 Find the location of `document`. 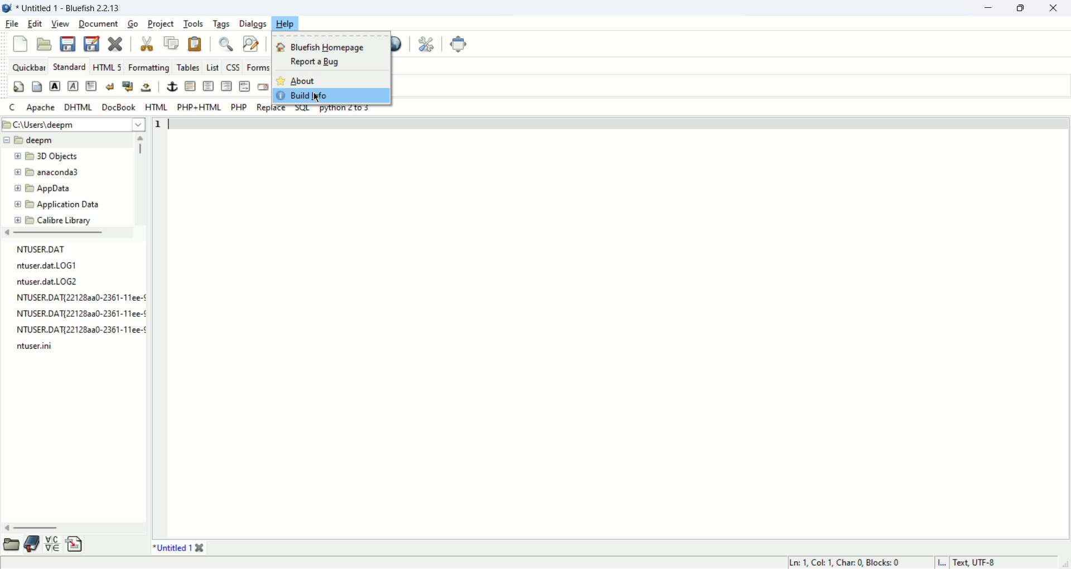

document is located at coordinates (98, 25).